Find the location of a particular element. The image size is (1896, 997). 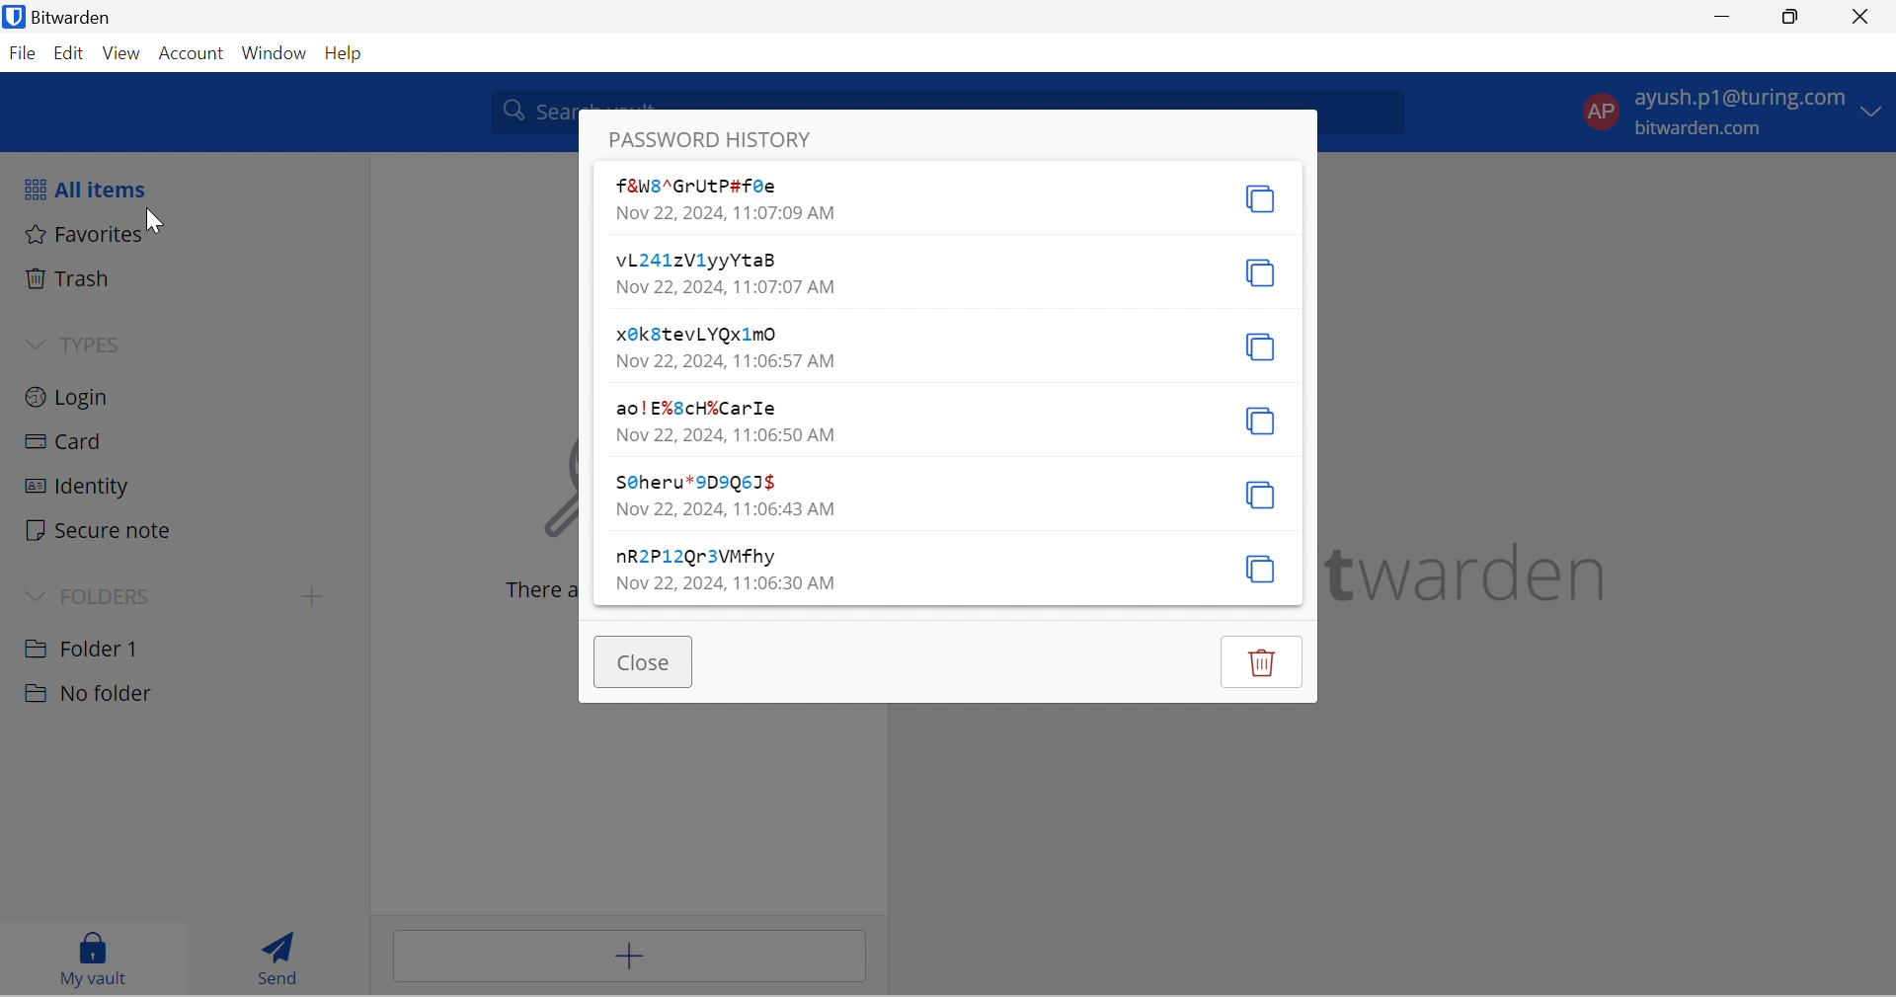

minimize is located at coordinates (1725, 18).